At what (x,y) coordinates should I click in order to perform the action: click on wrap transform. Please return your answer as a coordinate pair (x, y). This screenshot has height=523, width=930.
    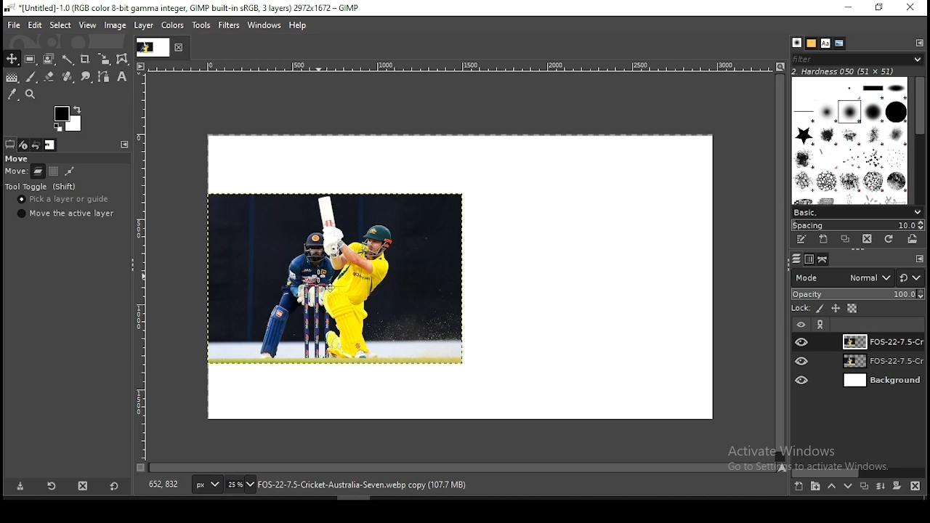
    Looking at the image, I should click on (122, 59).